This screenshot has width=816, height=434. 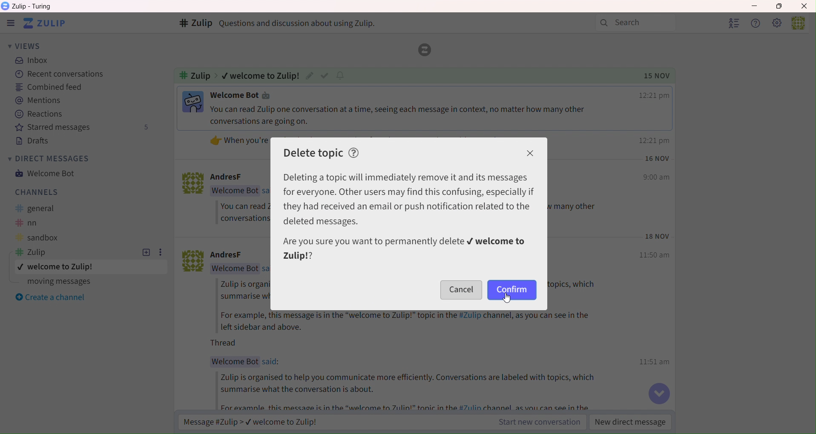 What do you see at coordinates (507, 298) in the screenshot?
I see `Cursor` at bounding box center [507, 298].